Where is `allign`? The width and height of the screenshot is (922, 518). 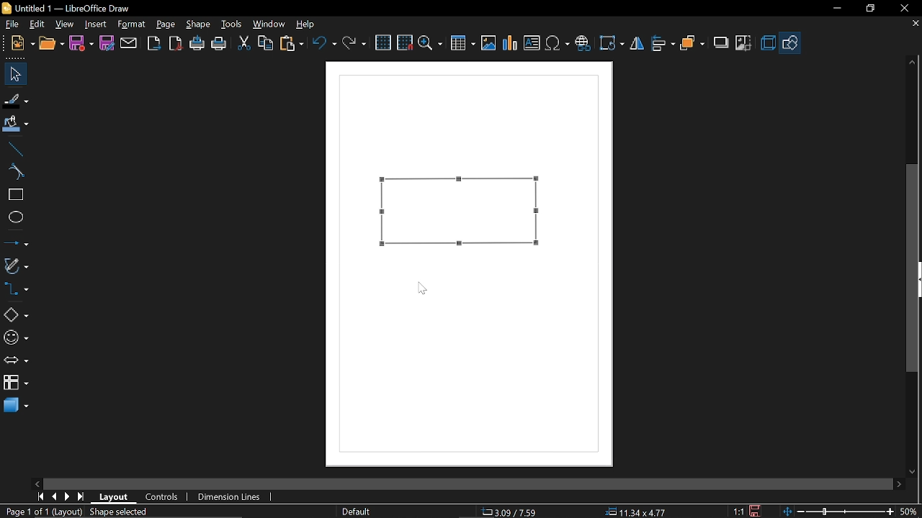
allign is located at coordinates (662, 44).